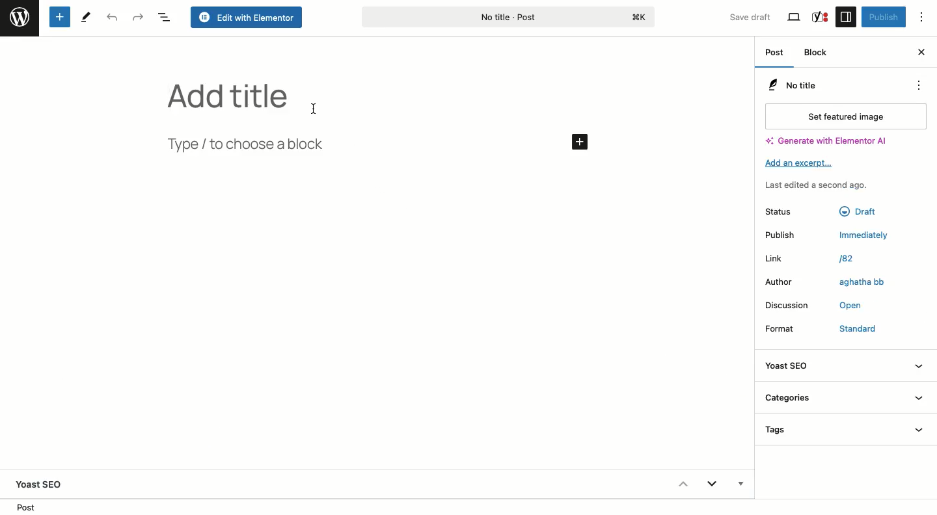 The width and height of the screenshot is (937, 515). What do you see at coordinates (781, 234) in the screenshot?
I see `Publish Immediately` at bounding box center [781, 234].